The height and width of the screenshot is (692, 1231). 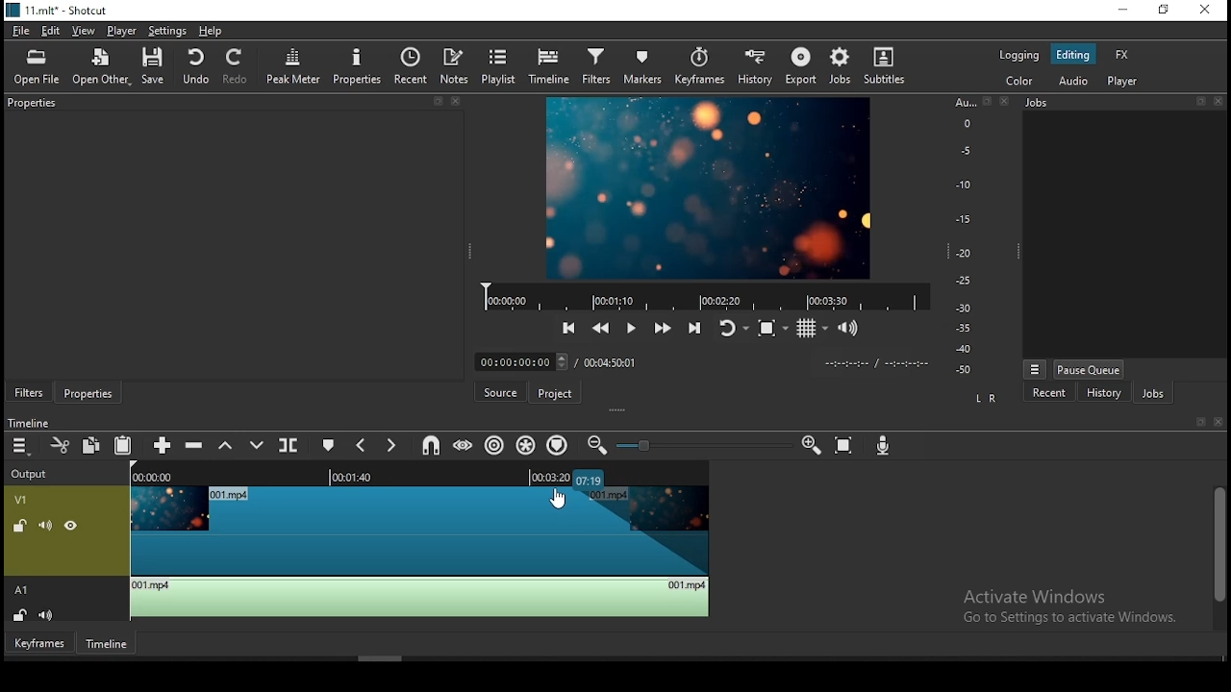 What do you see at coordinates (732, 329) in the screenshot?
I see `toggle player after looping` at bounding box center [732, 329].